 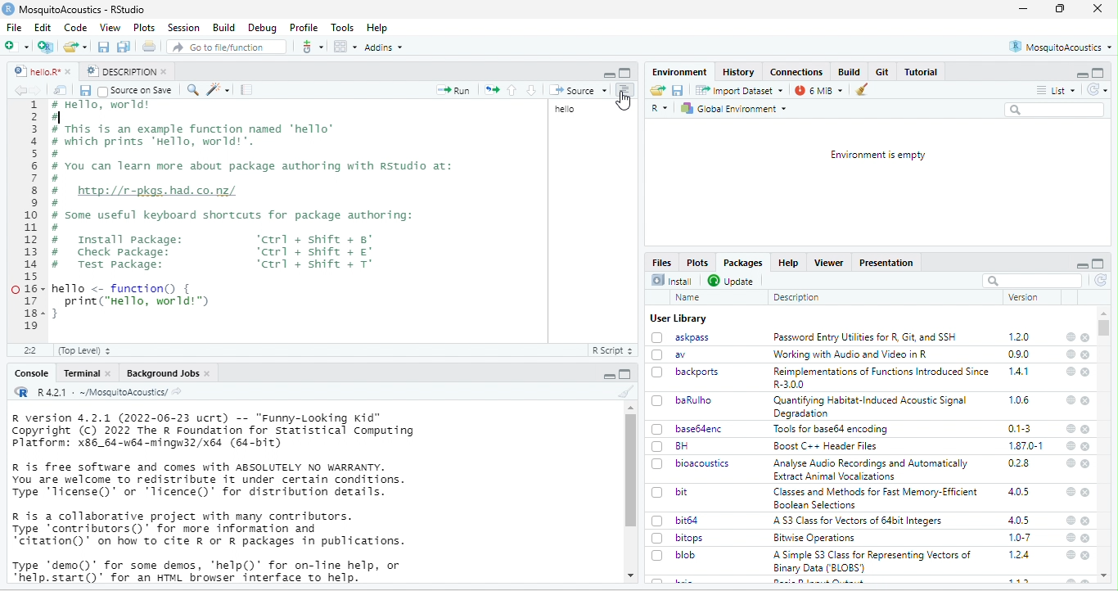 What do you see at coordinates (861, 521) in the screenshot?
I see `‘A 53 Class for Vectors of 64bit Integers` at bounding box center [861, 521].